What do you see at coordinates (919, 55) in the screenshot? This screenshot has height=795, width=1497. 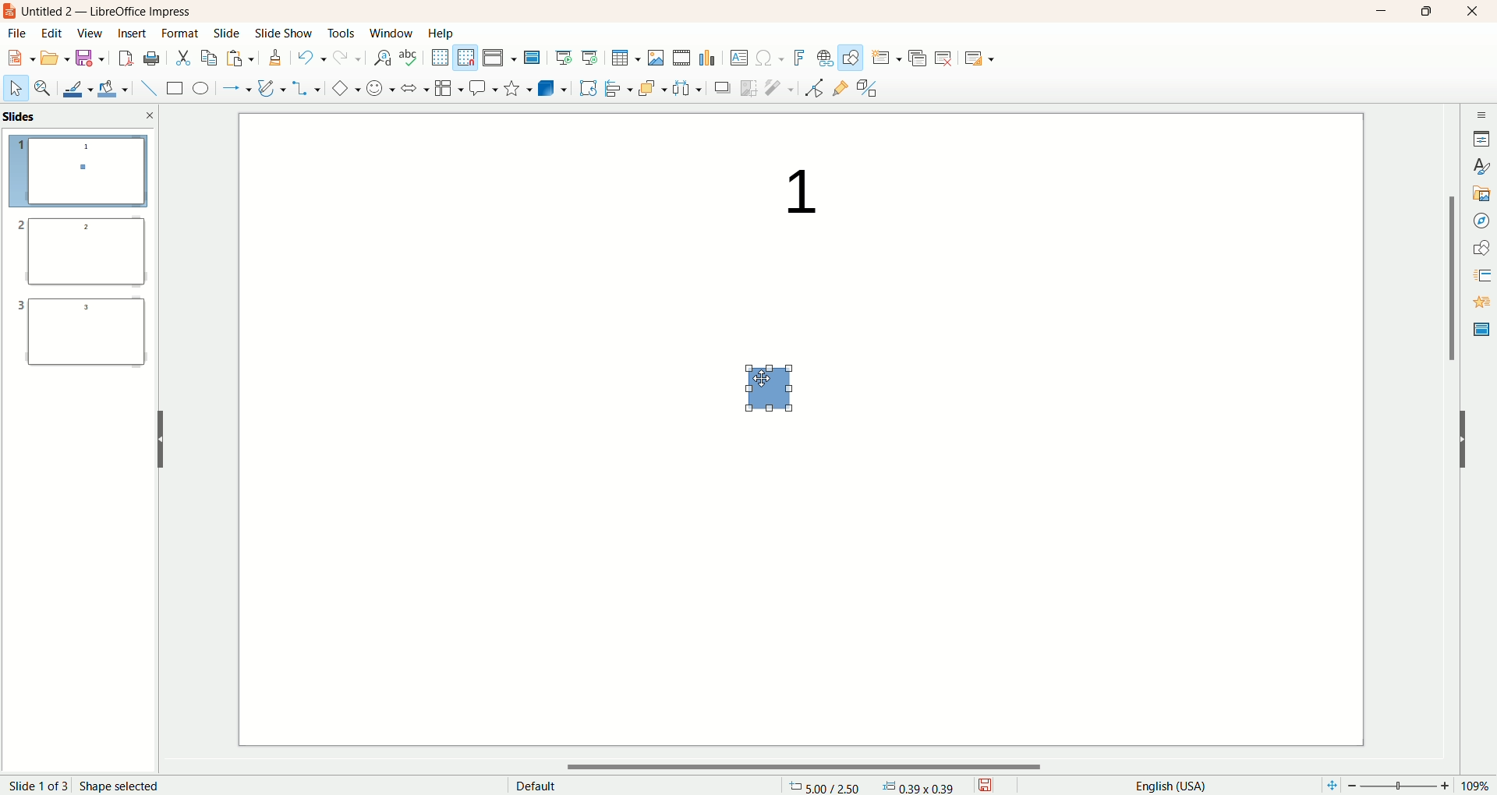 I see `duplicate slide` at bounding box center [919, 55].